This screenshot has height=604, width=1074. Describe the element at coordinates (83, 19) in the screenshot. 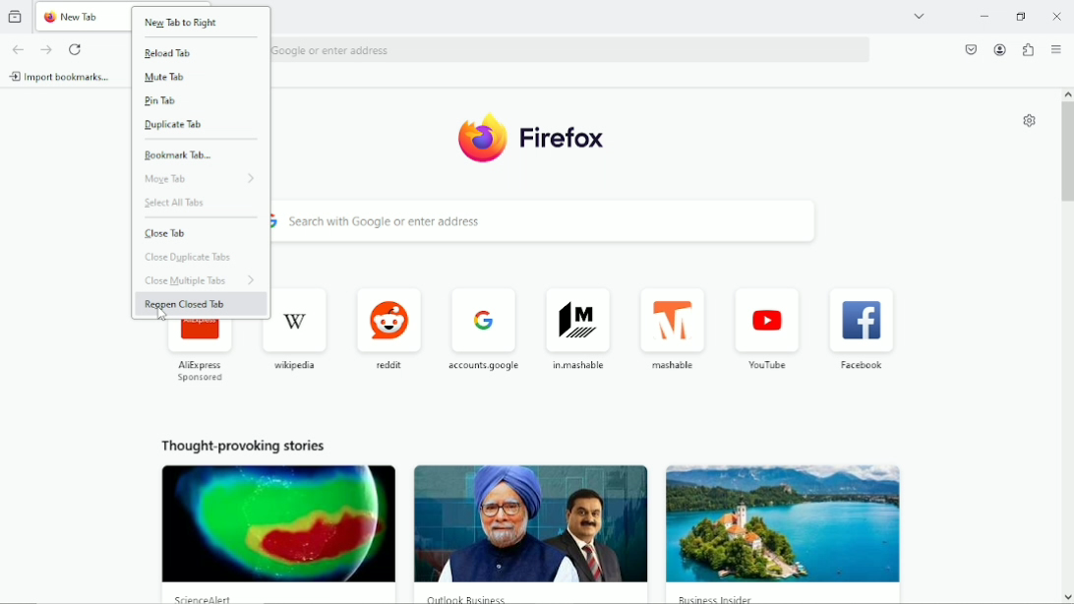

I see `current tab` at that location.